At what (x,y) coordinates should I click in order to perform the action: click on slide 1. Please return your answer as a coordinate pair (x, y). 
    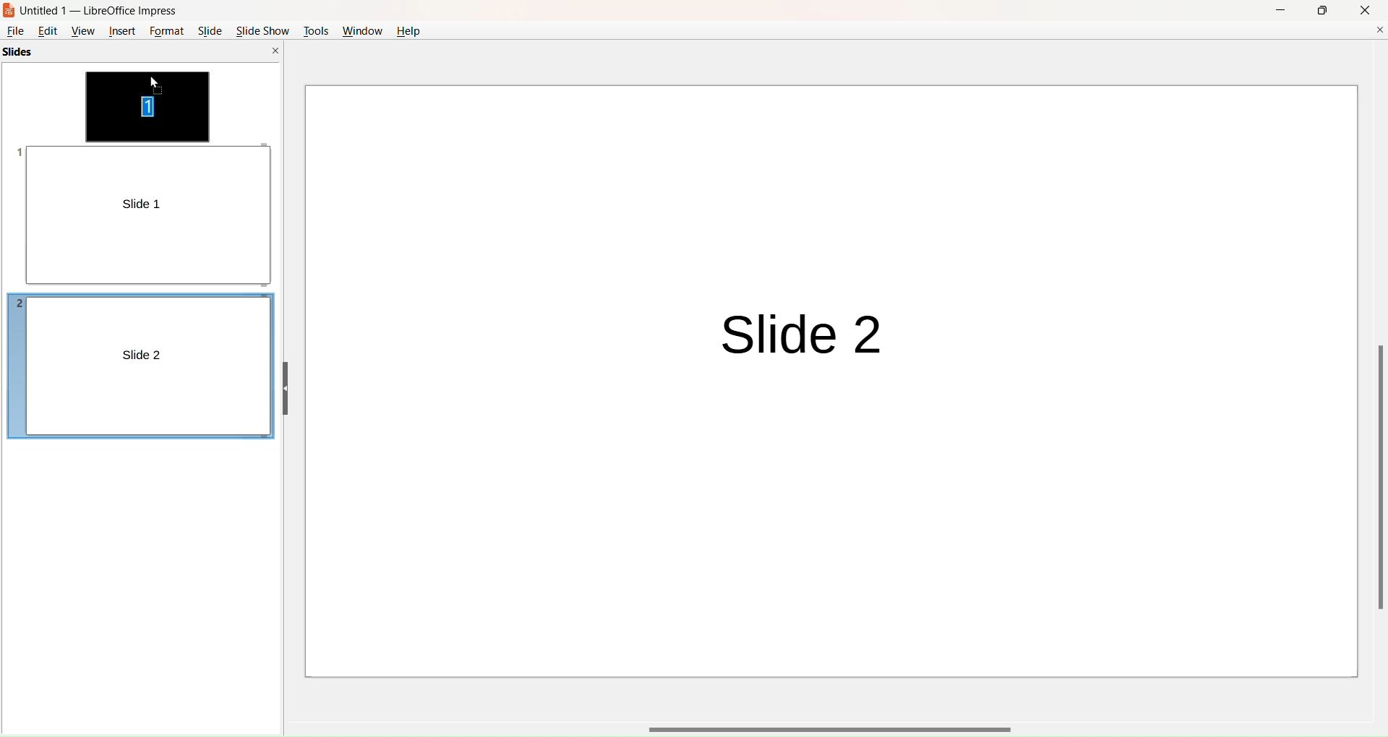
    Looking at the image, I should click on (140, 207).